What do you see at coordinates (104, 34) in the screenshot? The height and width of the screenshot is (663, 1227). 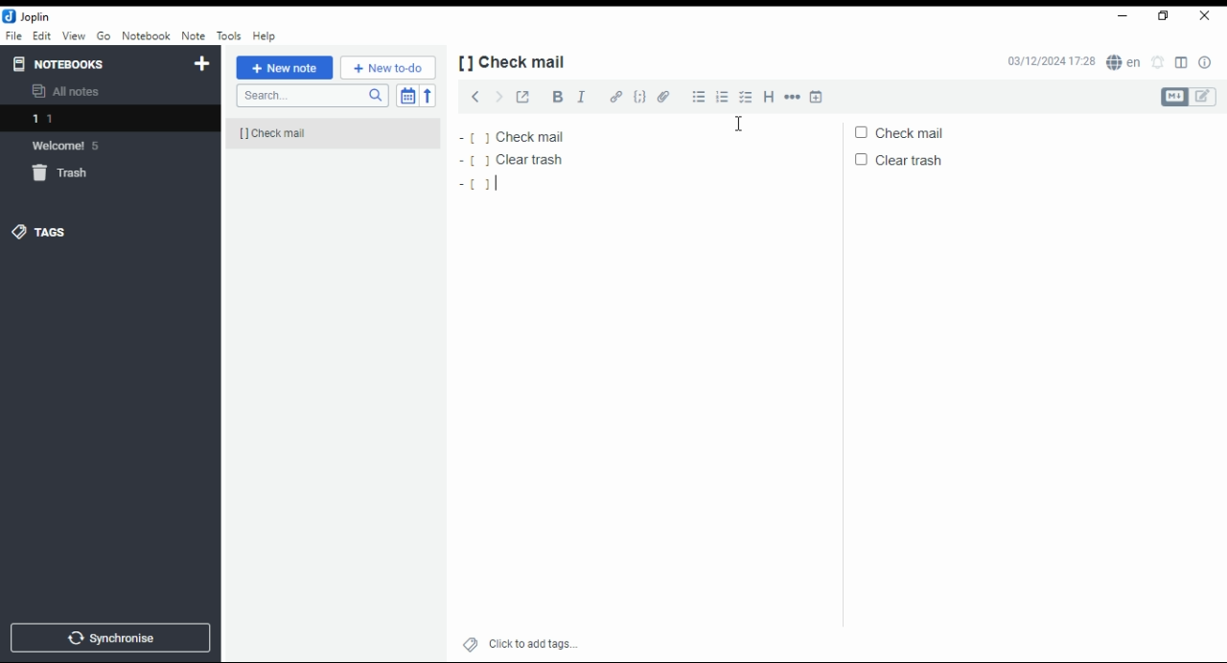 I see `Go` at bounding box center [104, 34].